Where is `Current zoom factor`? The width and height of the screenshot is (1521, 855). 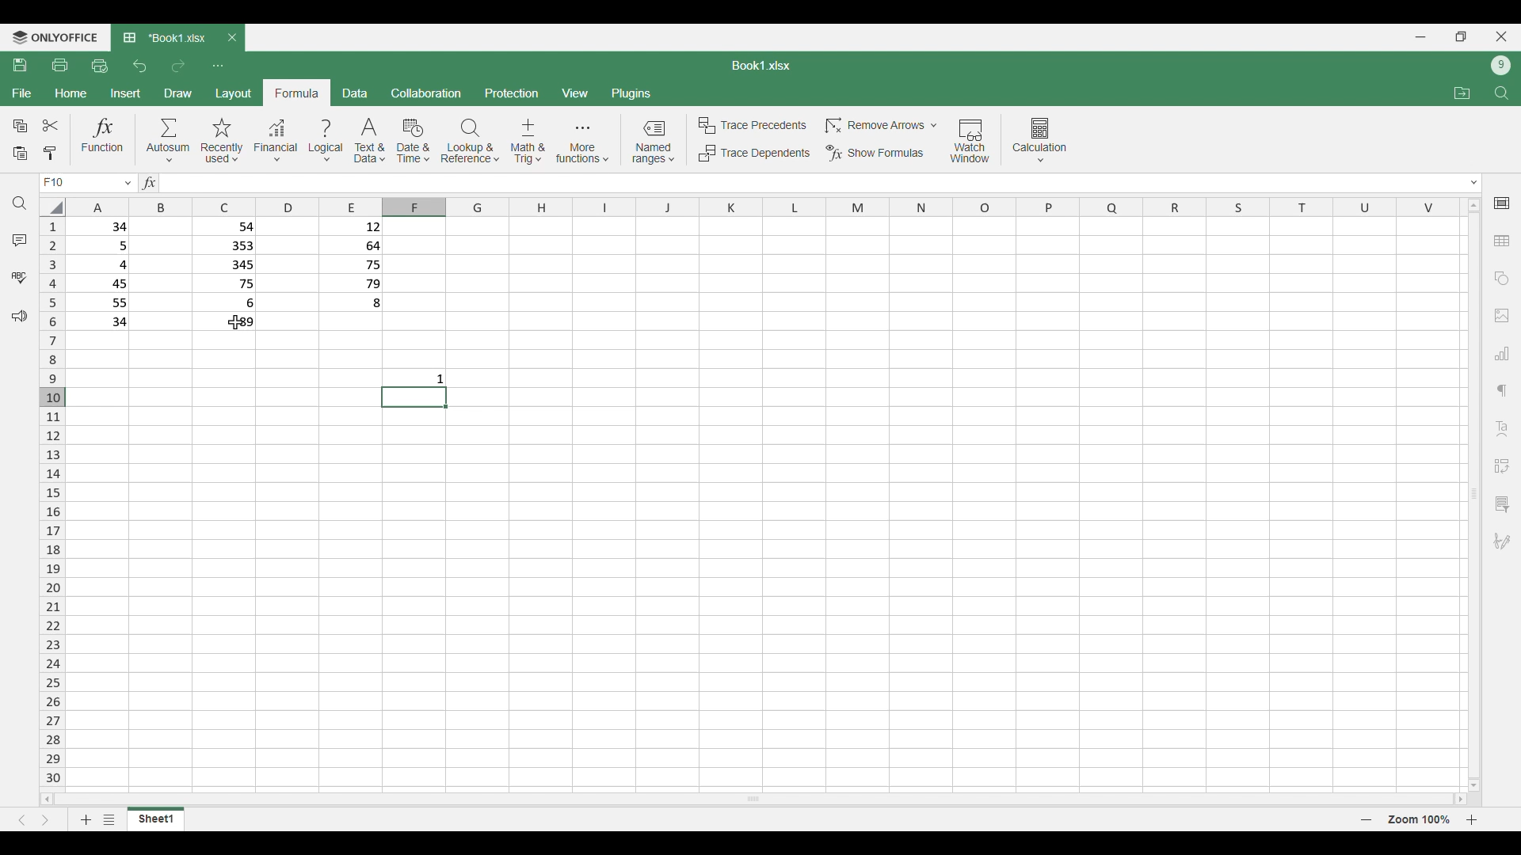 Current zoom factor is located at coordinates (1419, 819).